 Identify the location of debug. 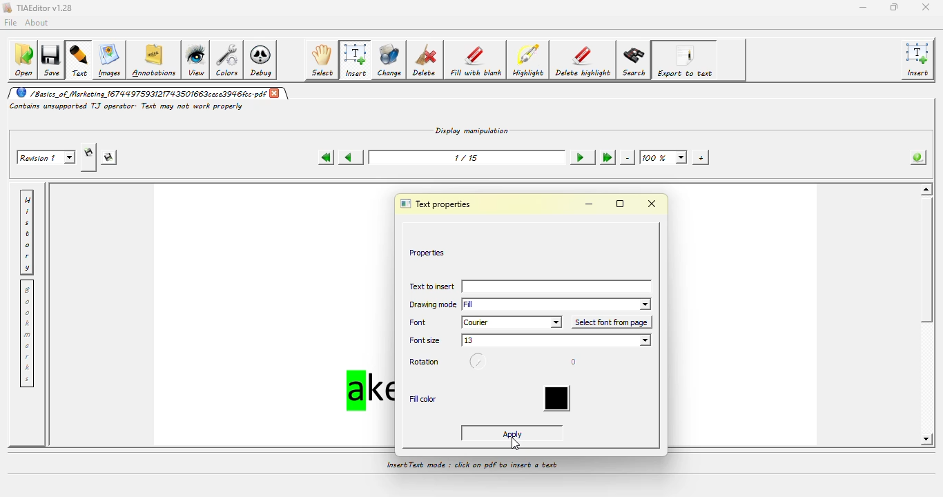
(263, 61).